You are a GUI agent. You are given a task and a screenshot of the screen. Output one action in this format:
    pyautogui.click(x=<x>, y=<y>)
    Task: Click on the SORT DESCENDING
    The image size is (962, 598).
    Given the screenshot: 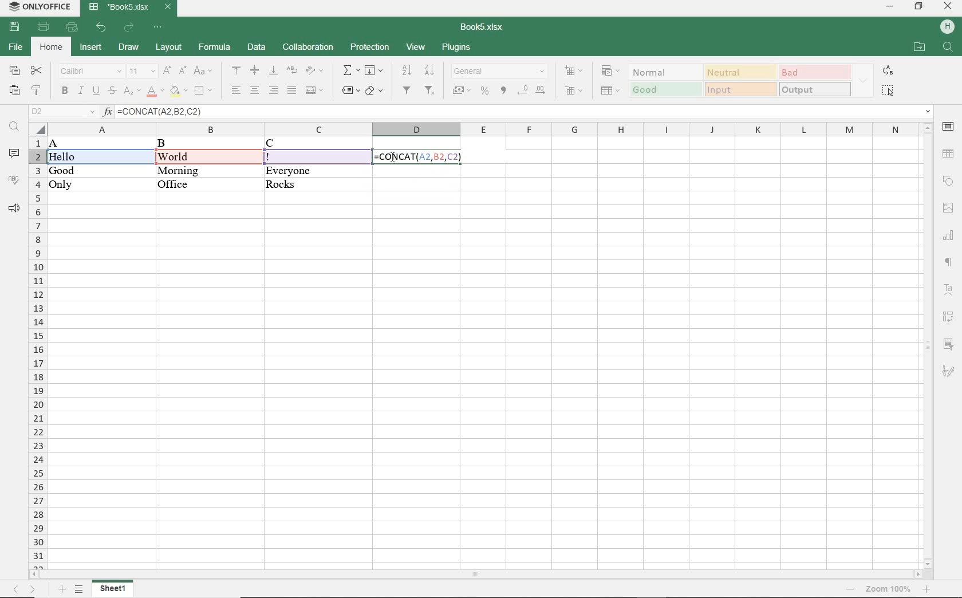 What is the action you would take?
    pyautogui.click(x=430, y=70)
    